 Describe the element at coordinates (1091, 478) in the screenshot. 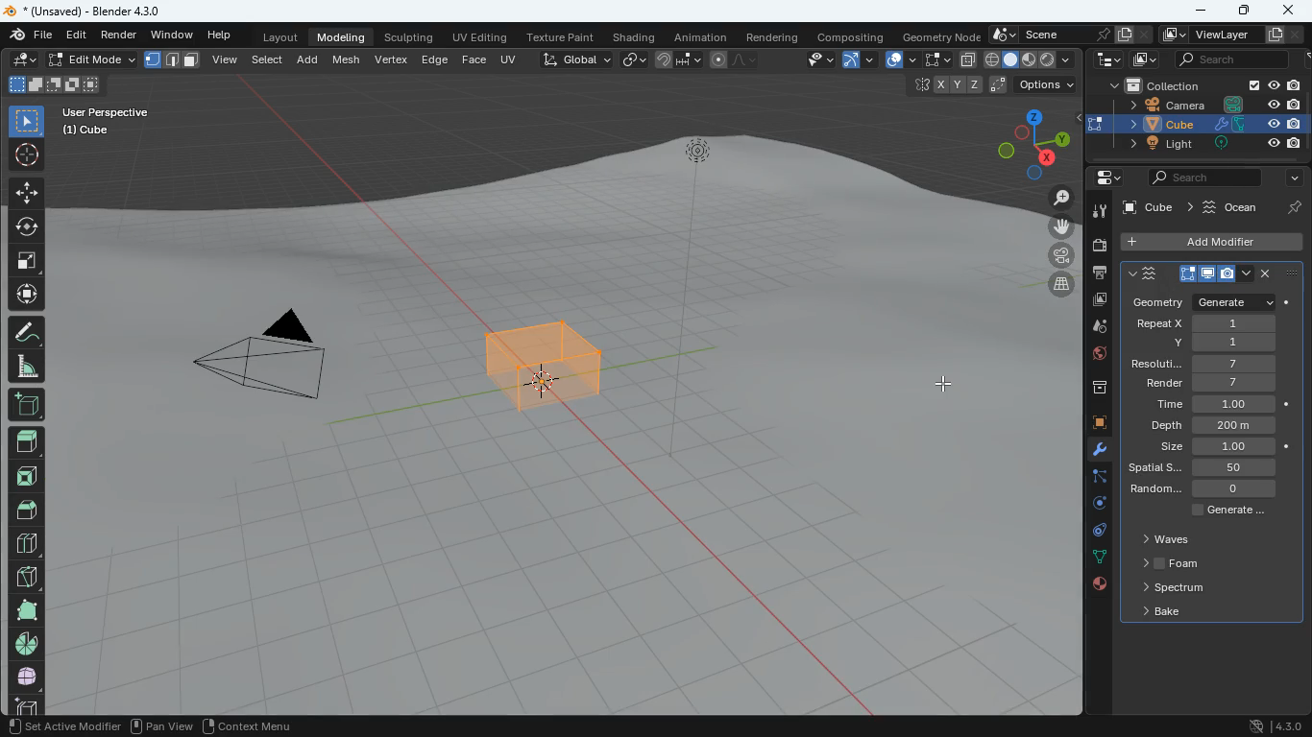

I see `edge` at that location.